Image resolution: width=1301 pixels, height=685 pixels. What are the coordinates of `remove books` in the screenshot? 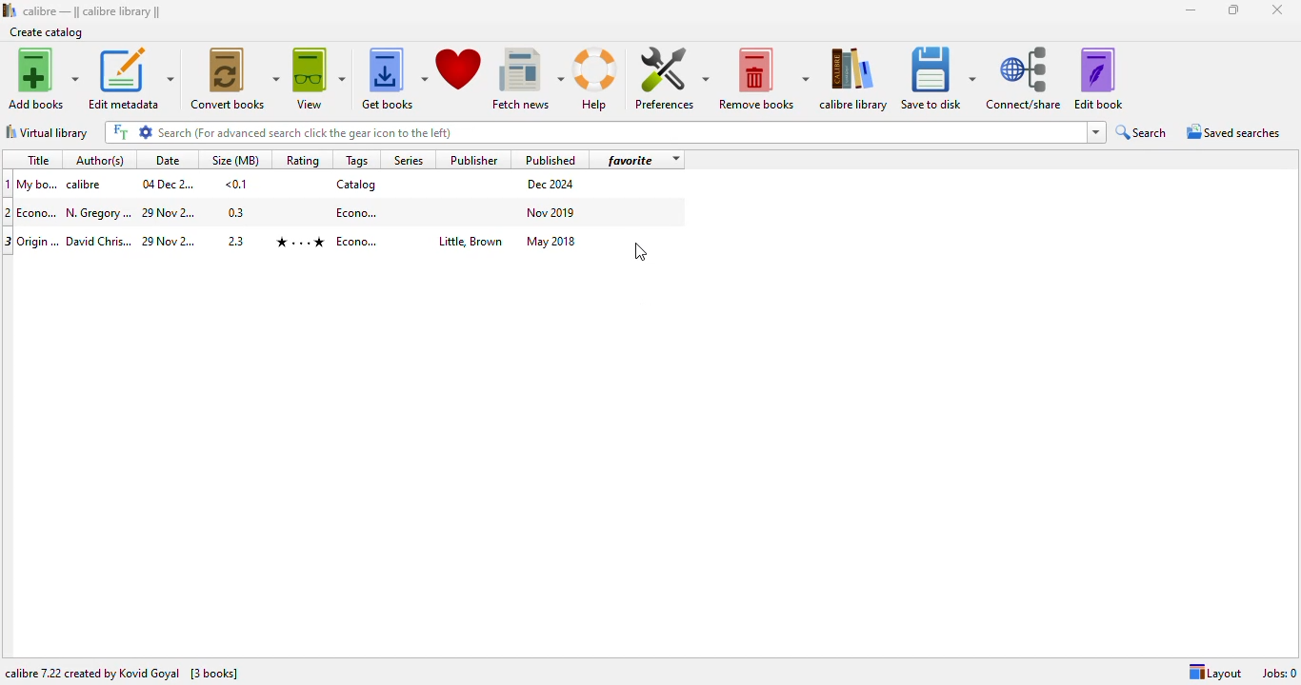 It's located at (764, 79).